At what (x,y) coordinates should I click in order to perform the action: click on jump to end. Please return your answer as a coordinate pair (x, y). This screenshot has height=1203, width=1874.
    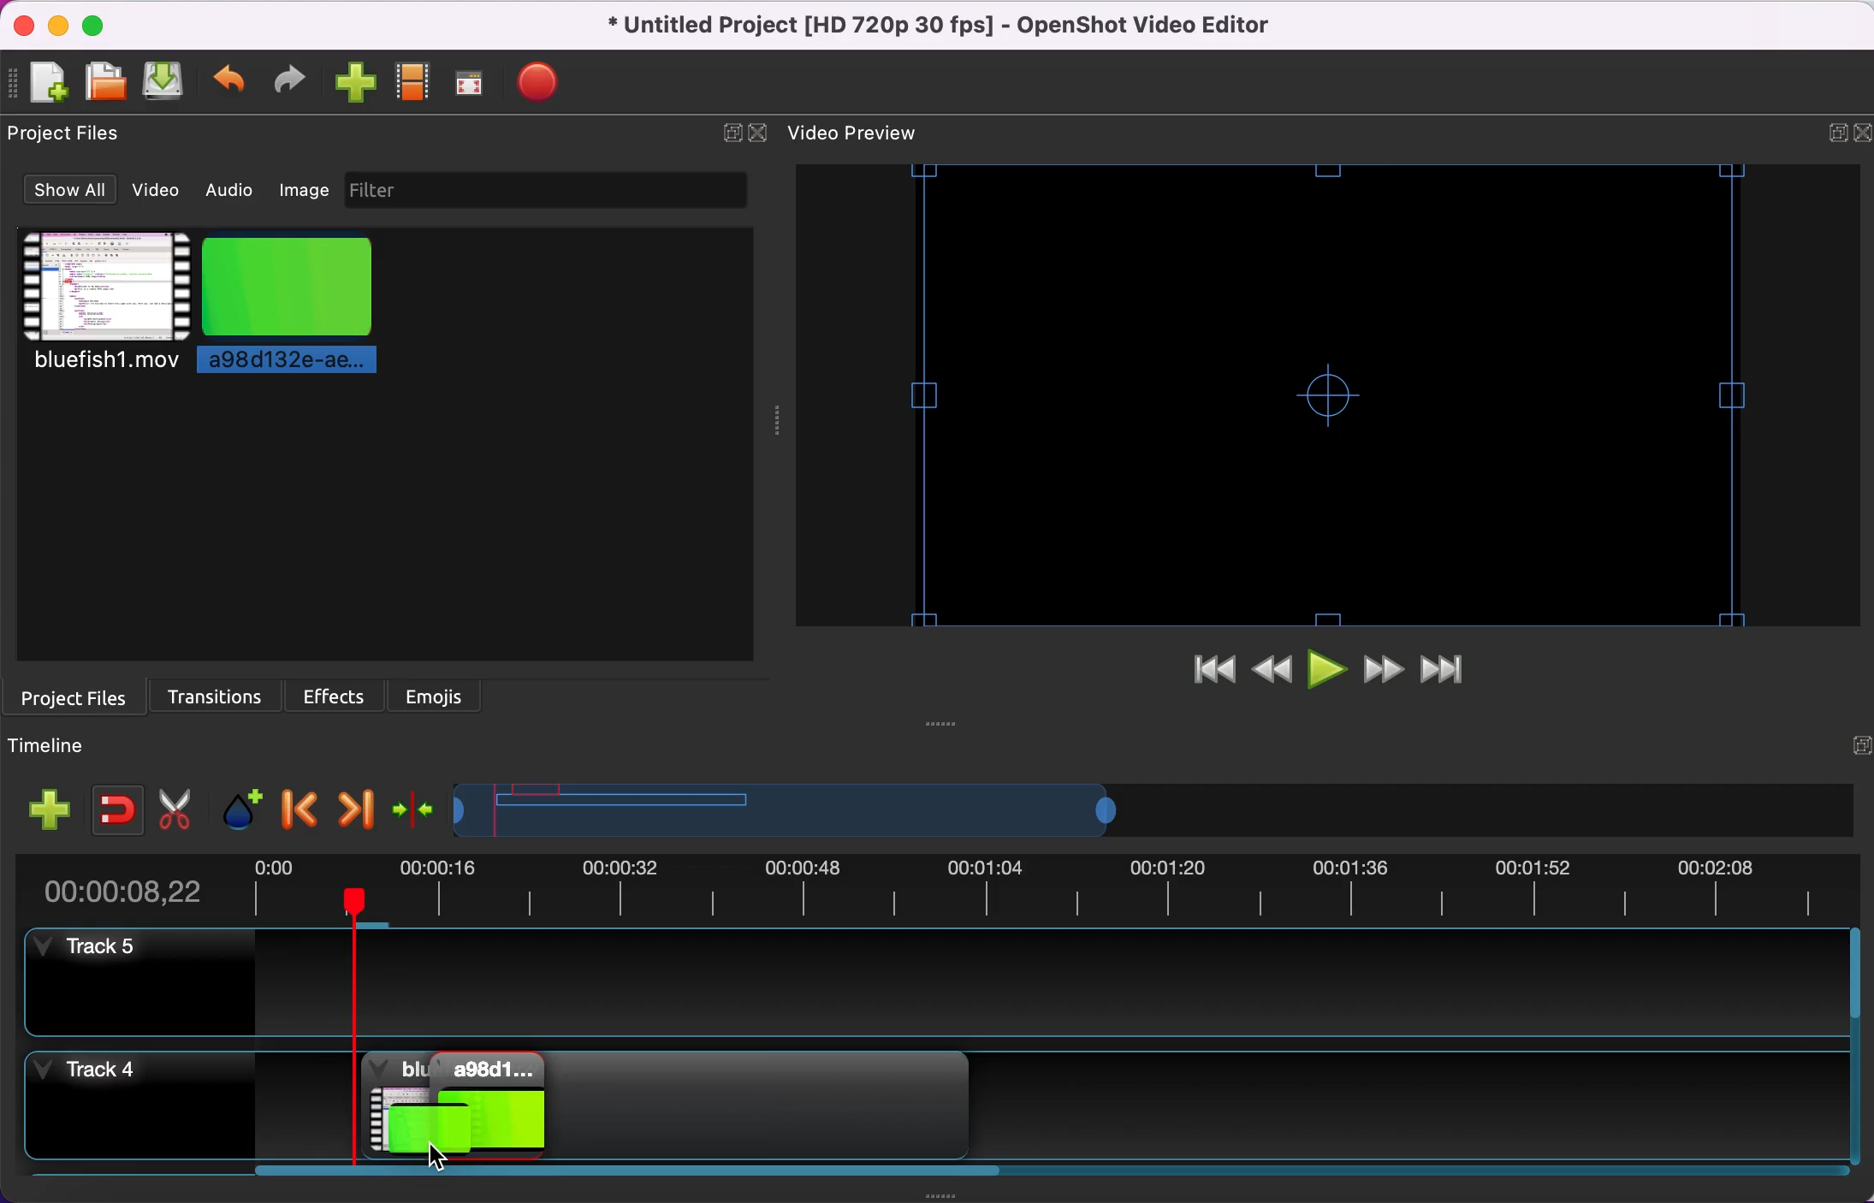
    Looking at the image, I should click on (1461, 671).